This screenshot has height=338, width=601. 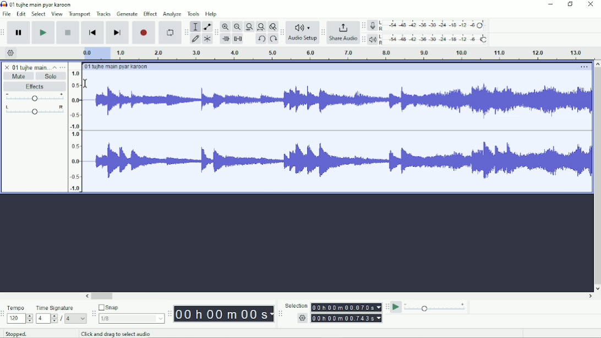 I want to click on 01 tujhe main pyar karoon, so click(x=118, y=67).